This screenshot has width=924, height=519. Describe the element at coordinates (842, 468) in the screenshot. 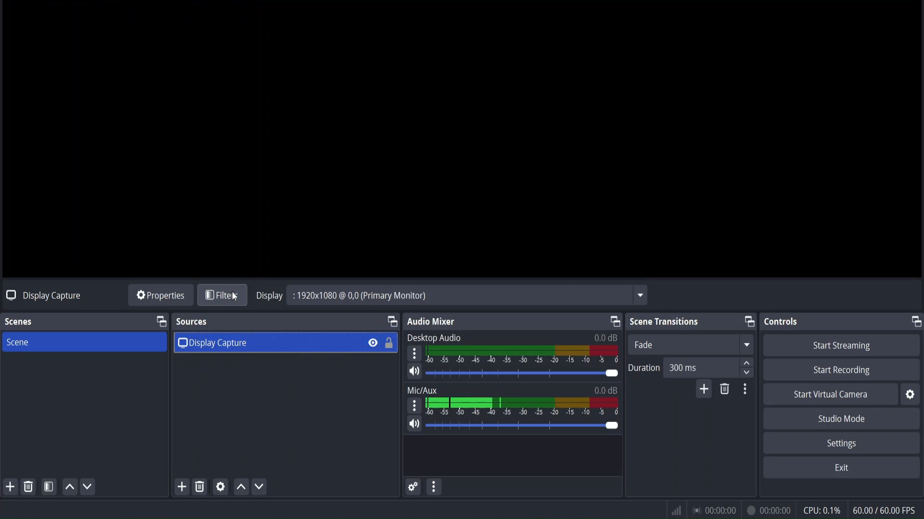

I see `exit` at that location.